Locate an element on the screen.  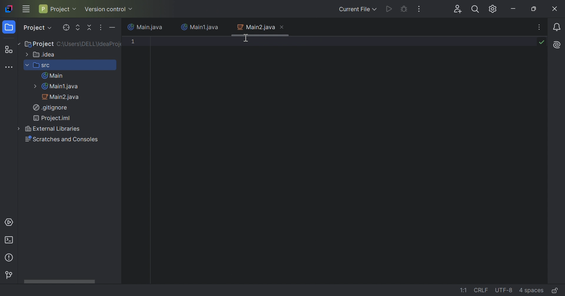
Main1.java is located at coordinates (200, 27).